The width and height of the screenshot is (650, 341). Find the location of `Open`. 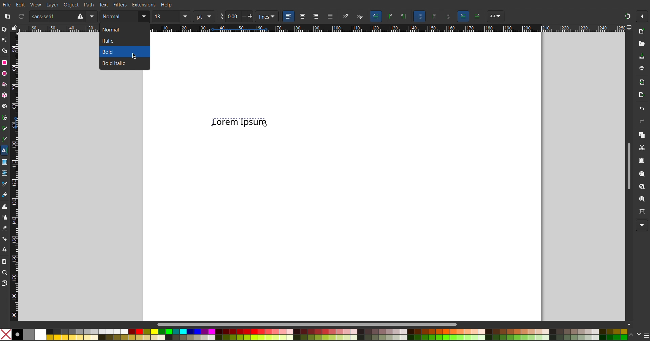

Open is located at coordinates (641, 43).